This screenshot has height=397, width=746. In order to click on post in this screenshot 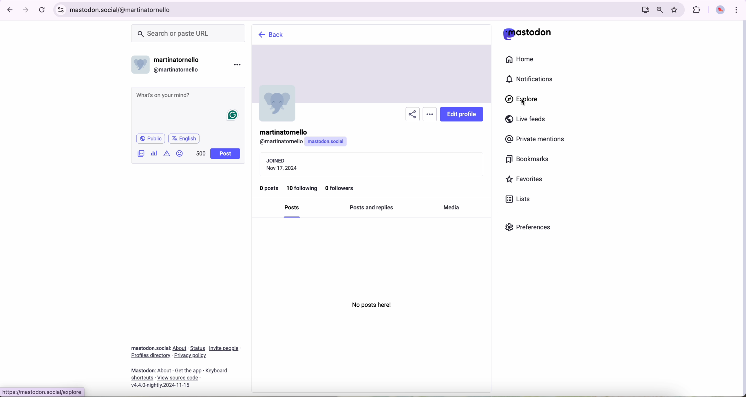, I will do `click(226, 154)`.